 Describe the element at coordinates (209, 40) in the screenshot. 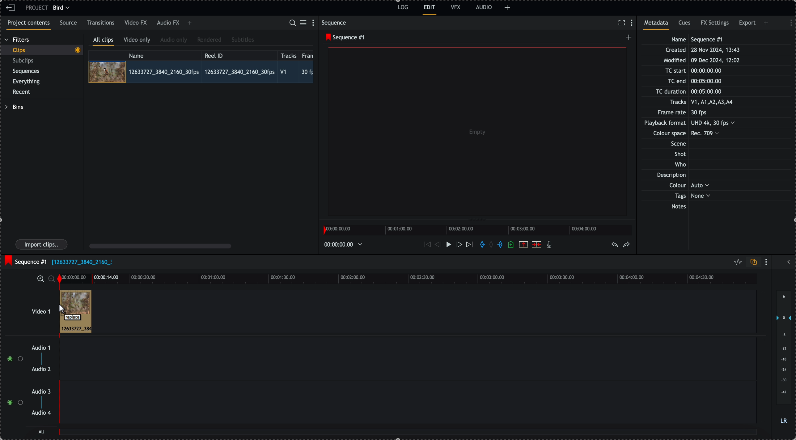

I see `rendered` at that location.